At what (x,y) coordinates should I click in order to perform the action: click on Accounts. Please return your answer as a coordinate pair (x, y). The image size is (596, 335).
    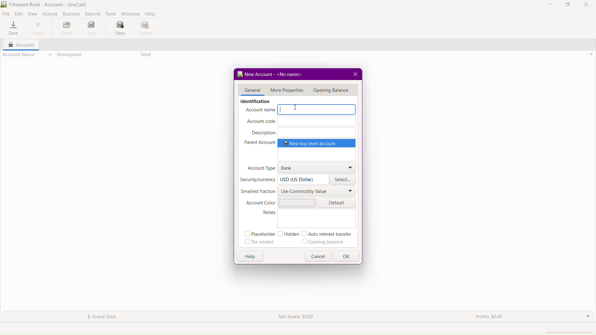
    Looking at the image, I should click on (19, 45).